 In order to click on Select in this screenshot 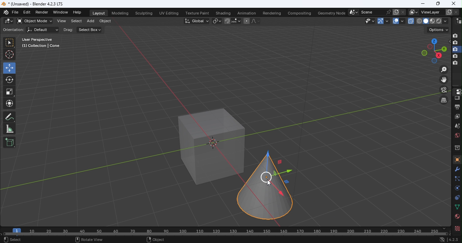, I will do `click(75, 22)`.